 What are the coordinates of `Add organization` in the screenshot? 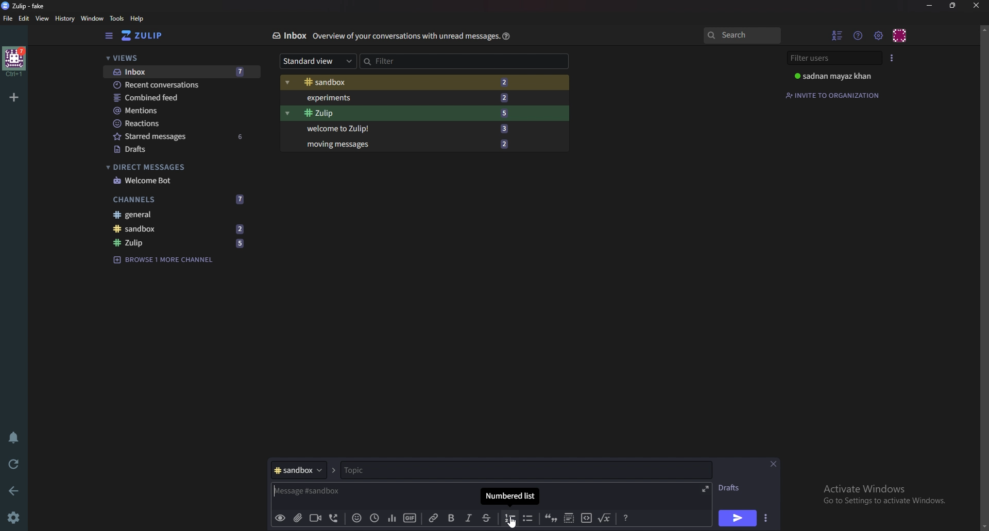 It's located at (15, 96).